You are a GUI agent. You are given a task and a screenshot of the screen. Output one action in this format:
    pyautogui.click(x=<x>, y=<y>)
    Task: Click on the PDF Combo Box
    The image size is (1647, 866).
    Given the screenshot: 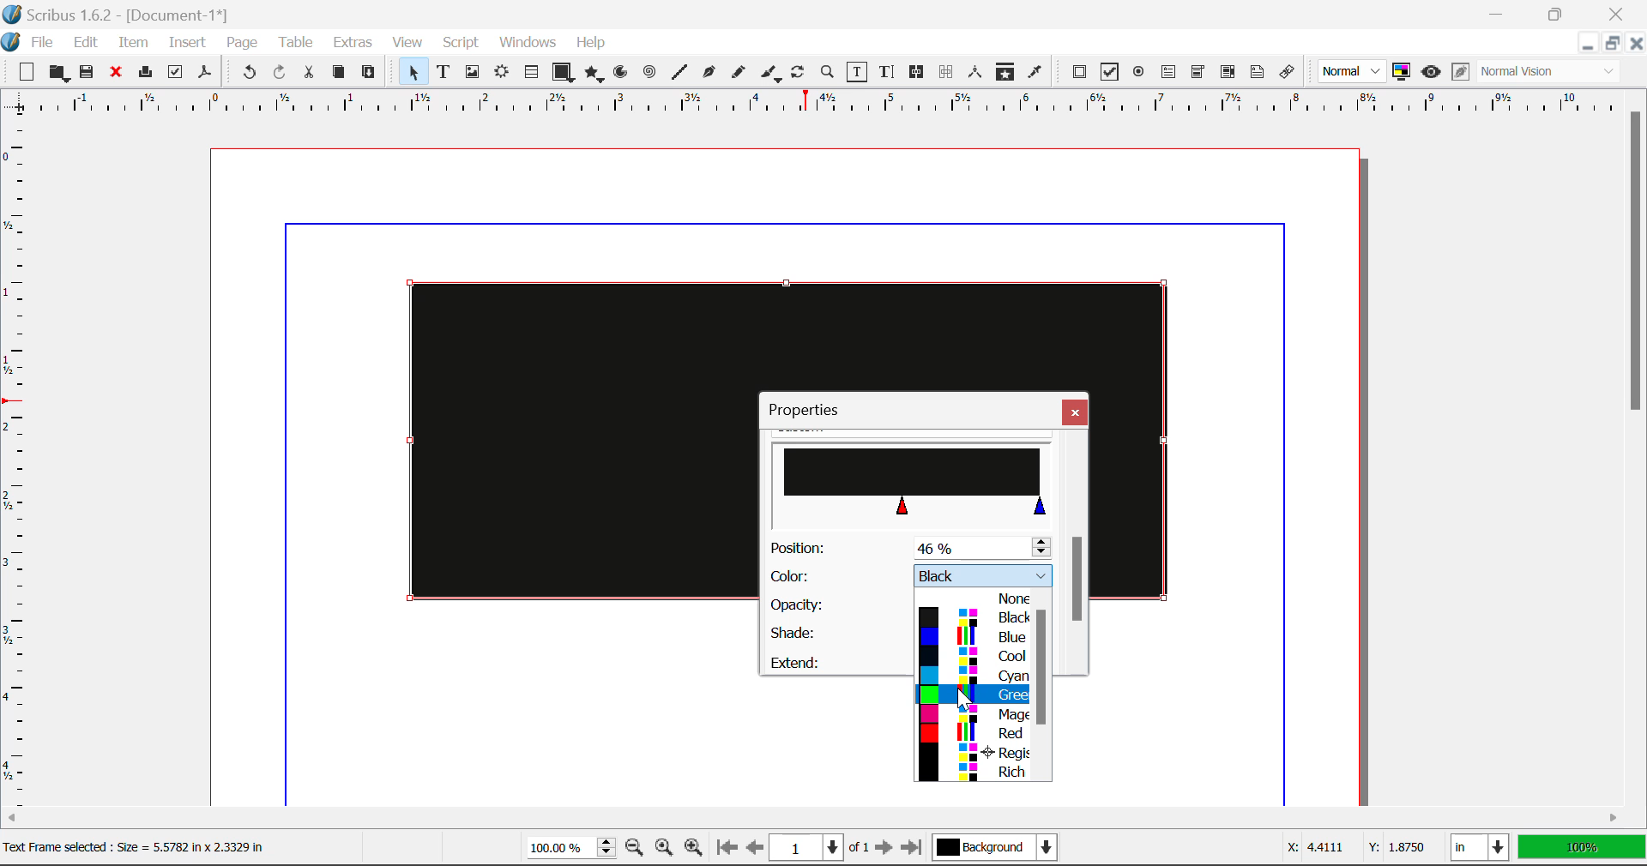 What is the action you would take?
    pyautogui.click(x=1198, y=75)
    